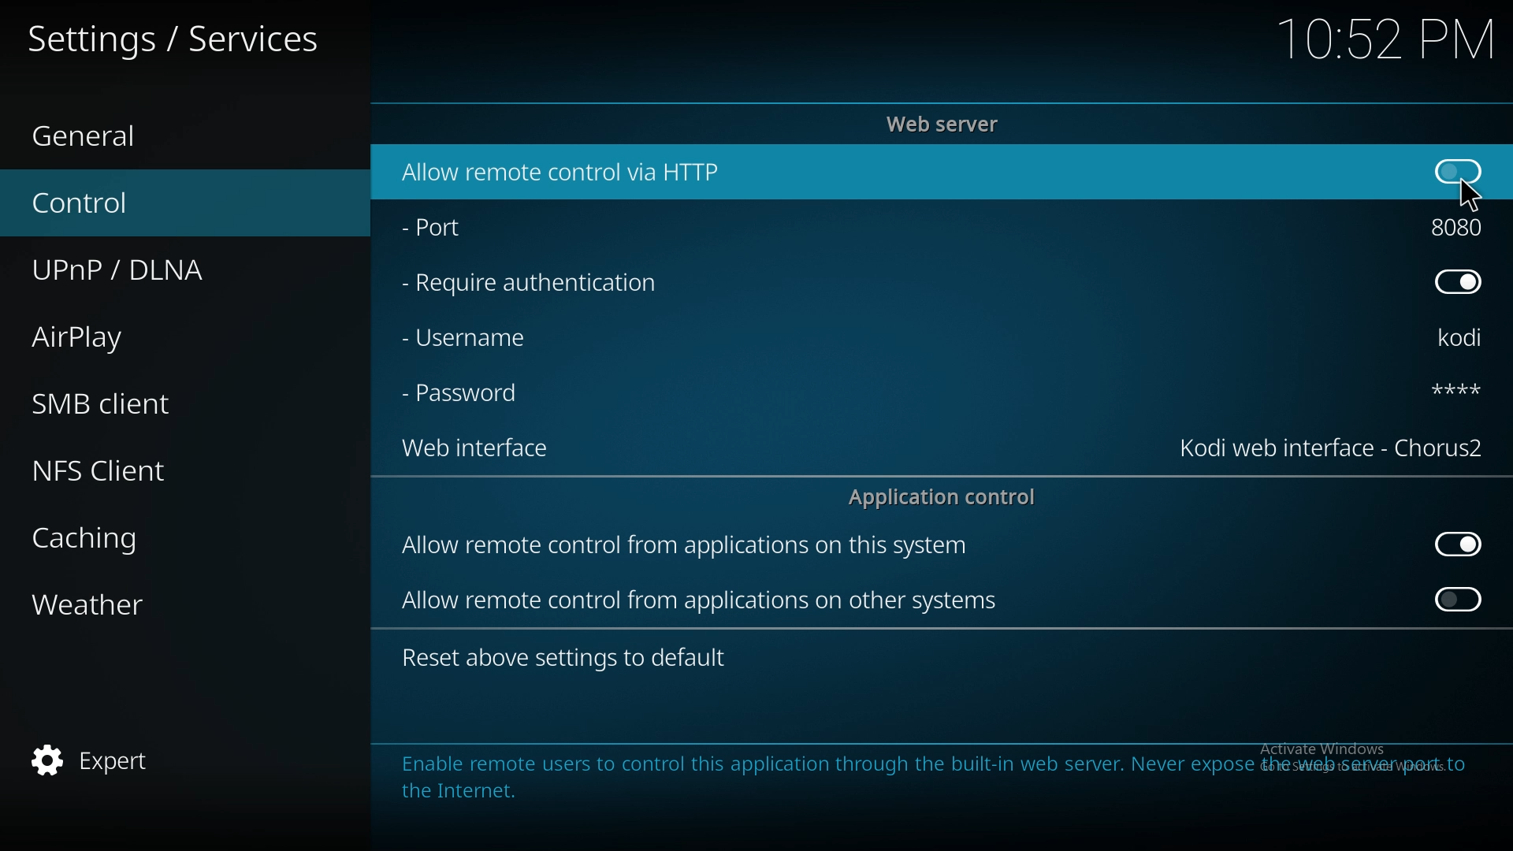 This screenshot has width=1513, height=851. Describe the element at coordinates (485, 451) in the screenshot. I see `web interface` at that location.